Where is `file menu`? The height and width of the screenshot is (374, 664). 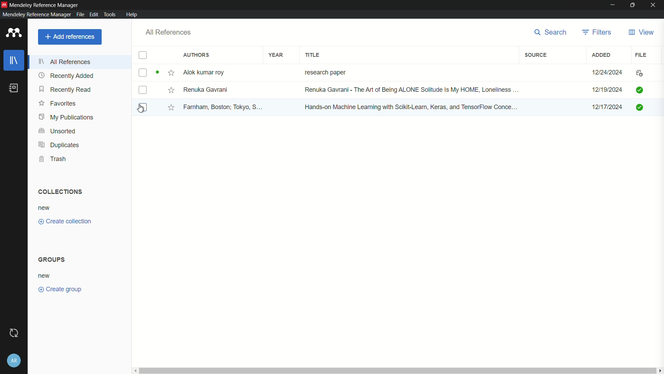
file menu is located at coordinates (81, 15).